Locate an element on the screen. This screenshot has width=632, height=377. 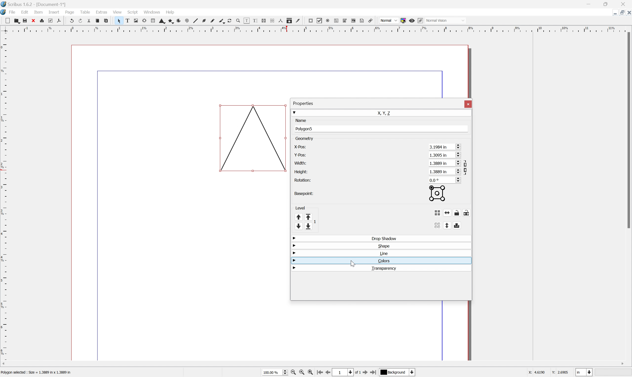
Line is located at coordinates (195, 21).